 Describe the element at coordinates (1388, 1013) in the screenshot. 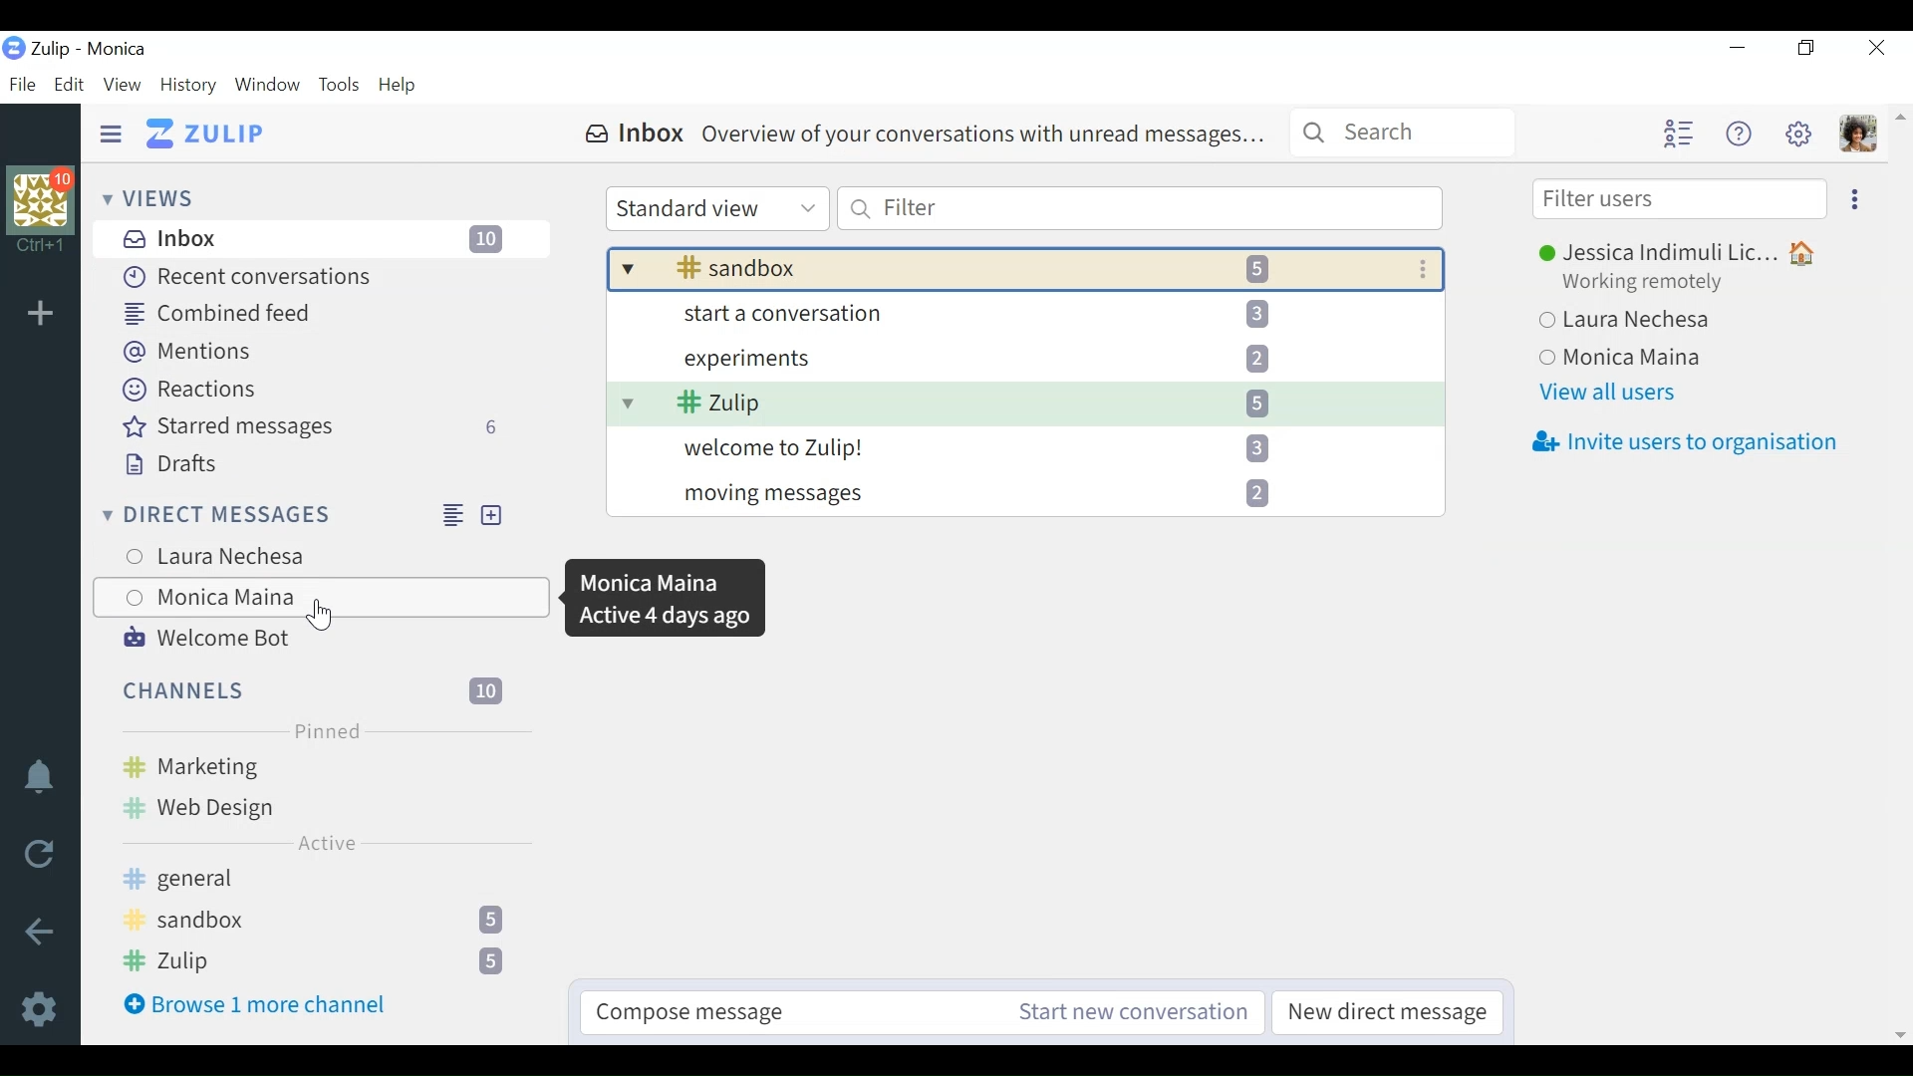

I see `New direct messages` at that location.